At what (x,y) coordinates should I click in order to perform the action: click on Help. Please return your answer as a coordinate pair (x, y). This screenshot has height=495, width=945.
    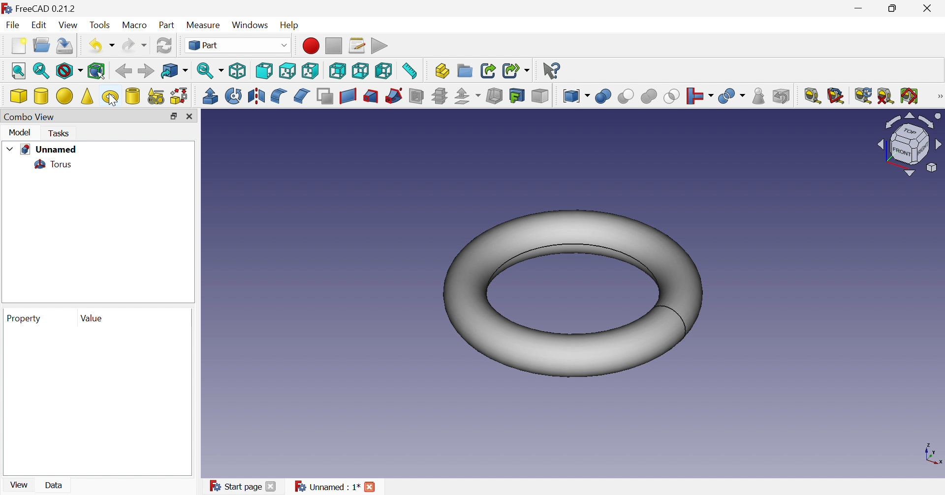
    Looking at the image, I should click on (289, 26).